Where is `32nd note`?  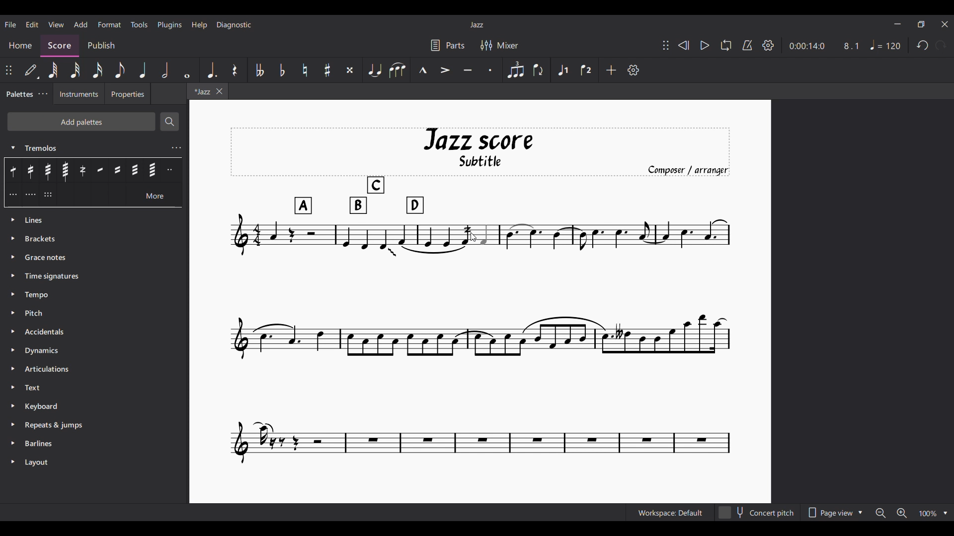
32nd note is located at coordinates (75, 70).